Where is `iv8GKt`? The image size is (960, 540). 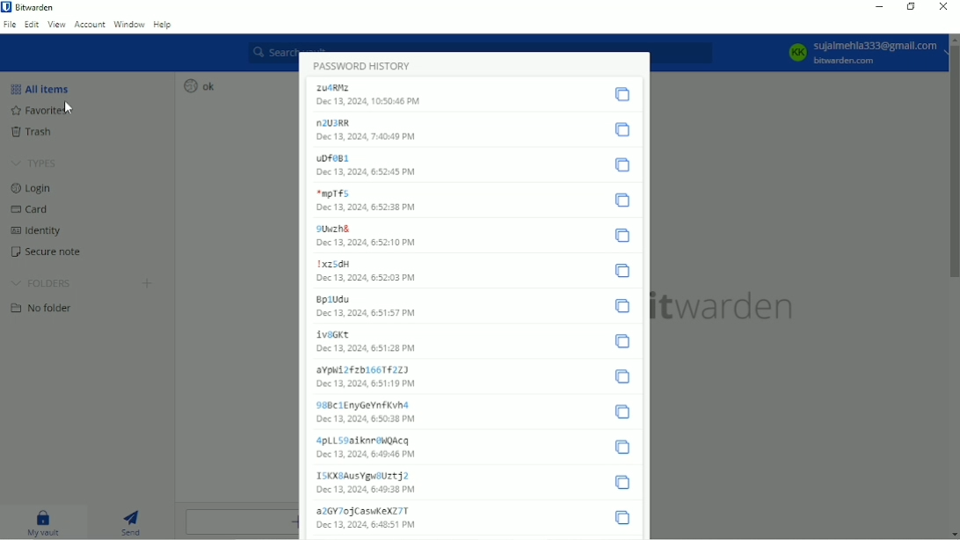
iv8GKt is located at coordinates (332, 333).